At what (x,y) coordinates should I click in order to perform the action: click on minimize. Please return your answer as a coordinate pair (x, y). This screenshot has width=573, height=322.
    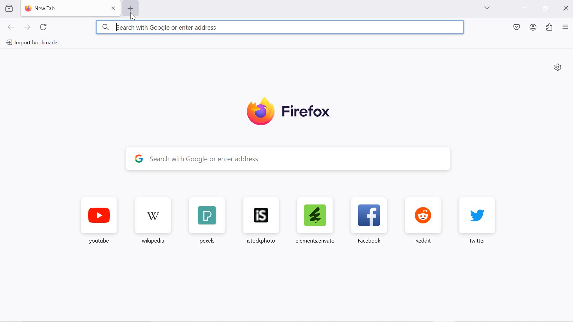
    Looking at the image, I should click on (525, 9).